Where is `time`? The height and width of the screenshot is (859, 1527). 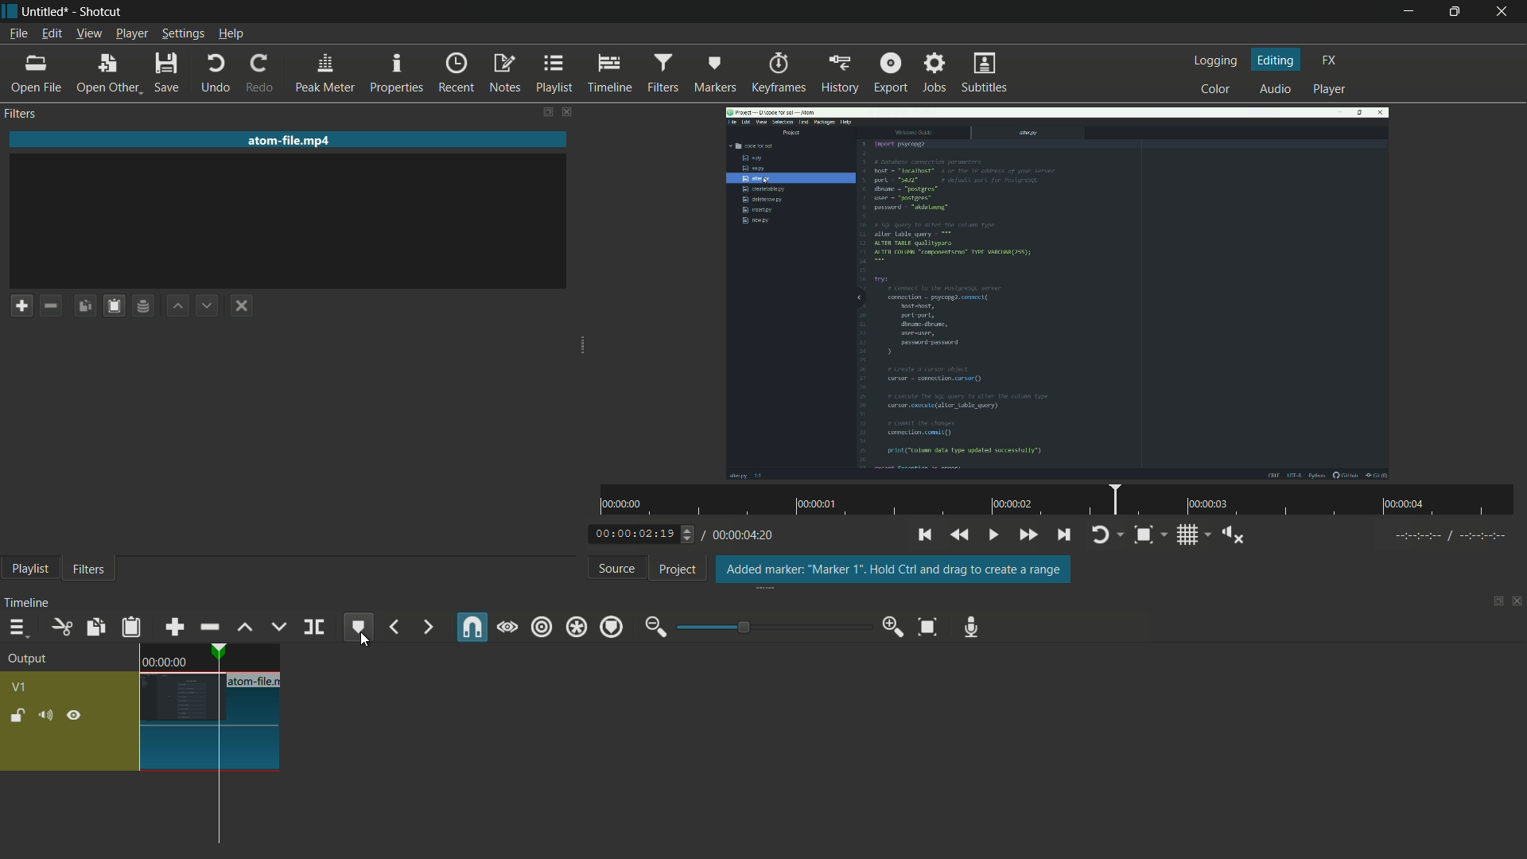
time is located at coordinates (1063, 499).